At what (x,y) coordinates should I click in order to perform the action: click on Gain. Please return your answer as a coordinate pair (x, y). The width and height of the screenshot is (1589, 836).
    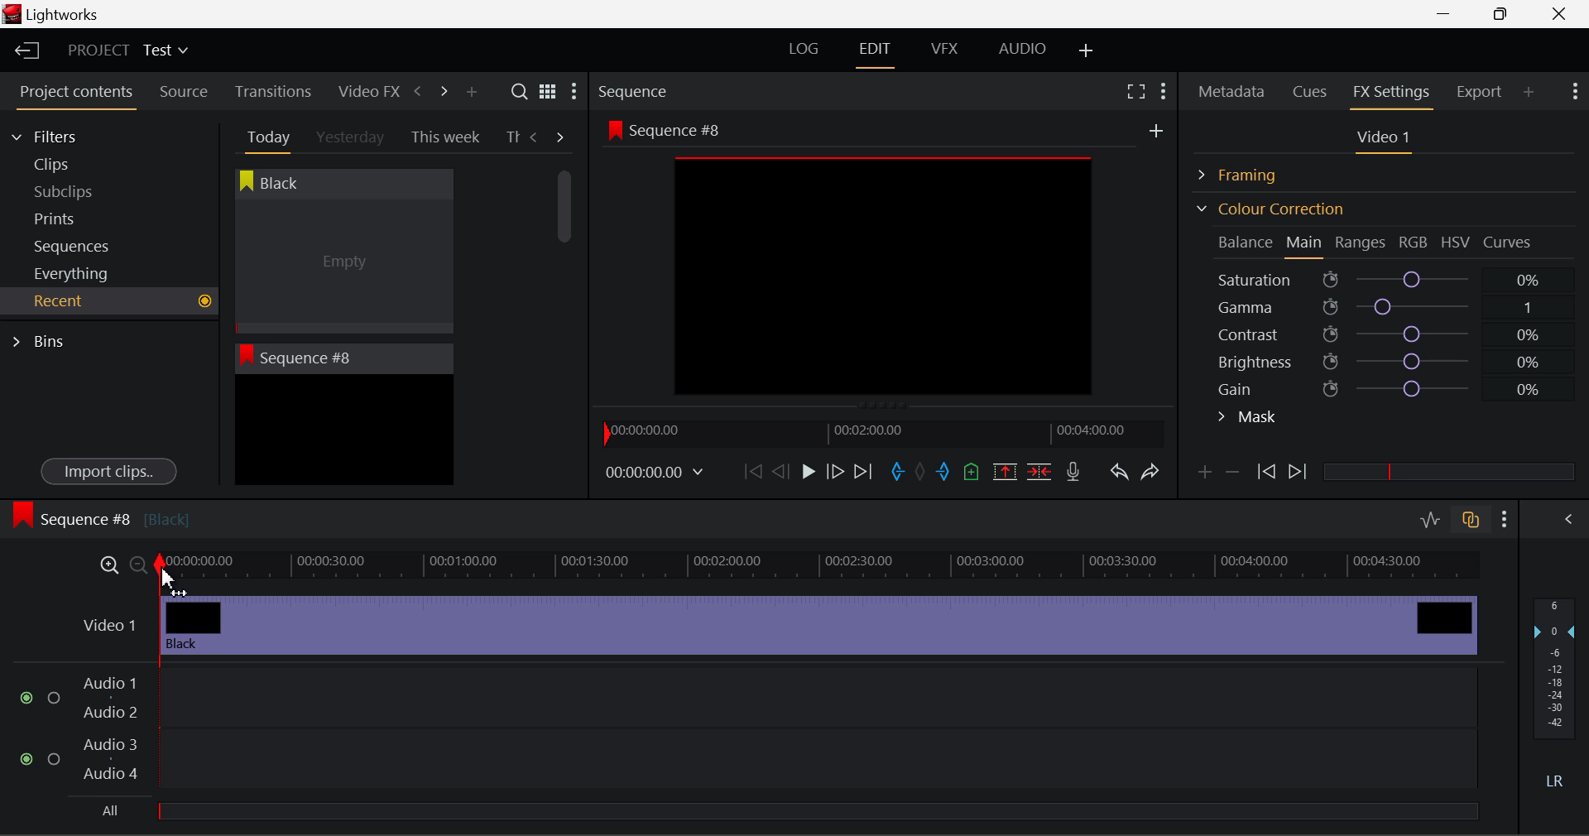
    Looking at the image, I should click on (1400, 386).